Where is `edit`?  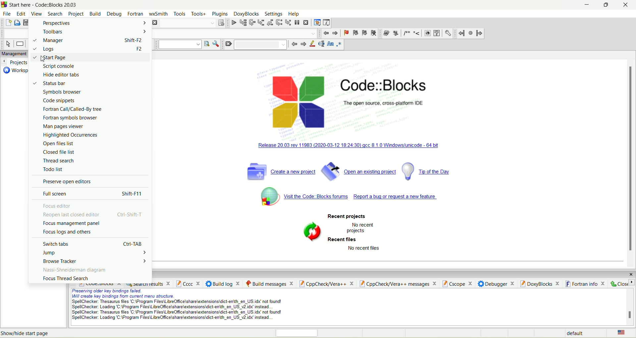
edit is located at coordinates (20, 13).